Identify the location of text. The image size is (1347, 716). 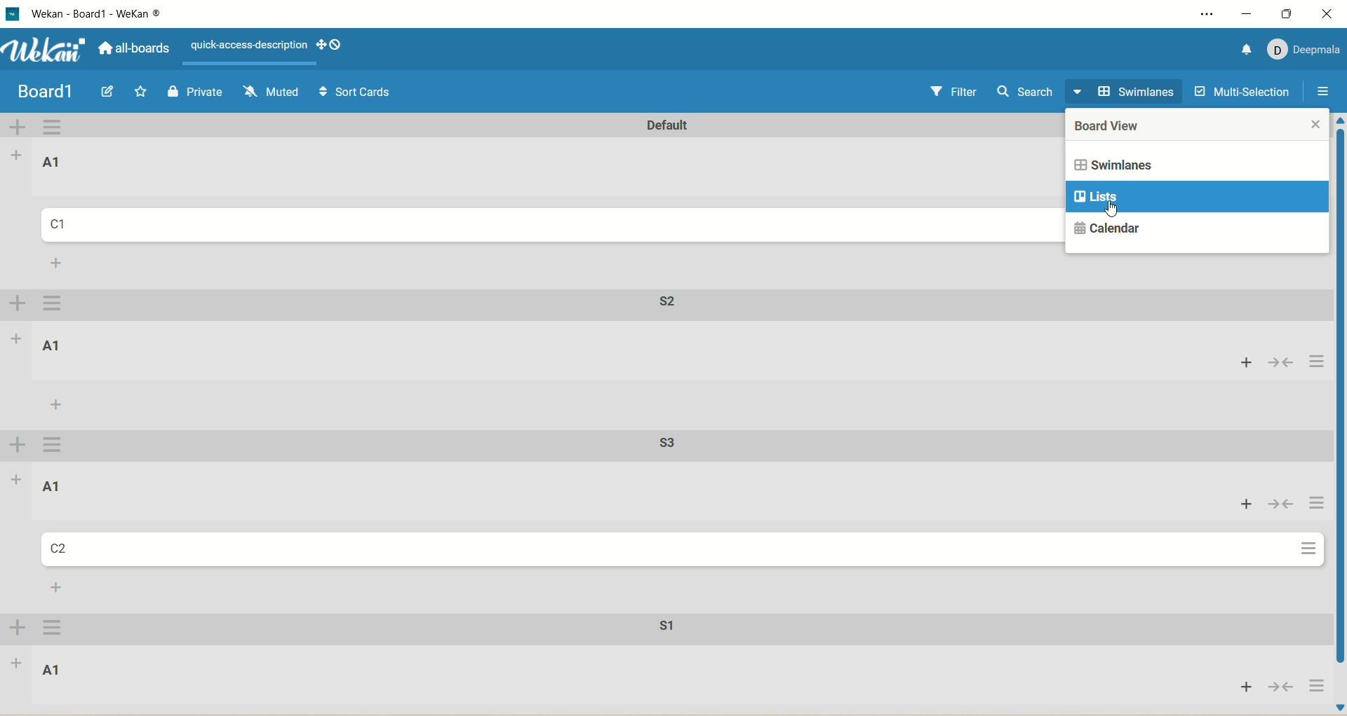
(246, 46).